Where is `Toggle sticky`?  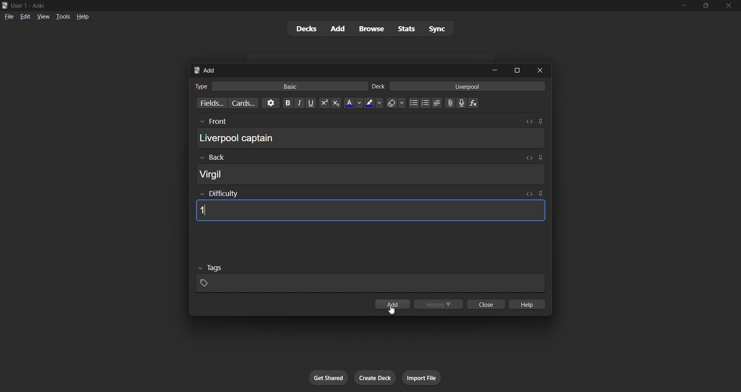 Toggle sticky is located at coordinates (540, 122).